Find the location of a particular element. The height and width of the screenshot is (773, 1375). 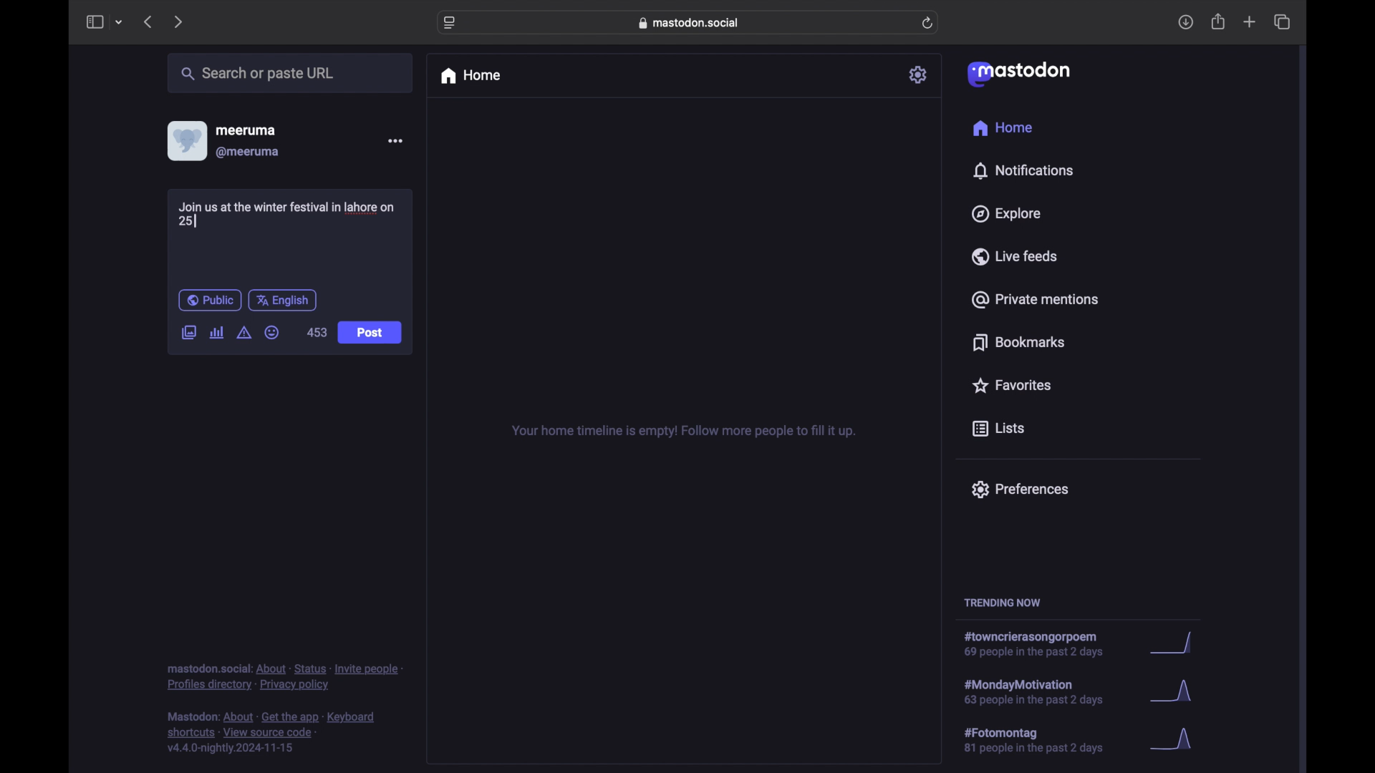

download is located at coordinates (1186, 23).